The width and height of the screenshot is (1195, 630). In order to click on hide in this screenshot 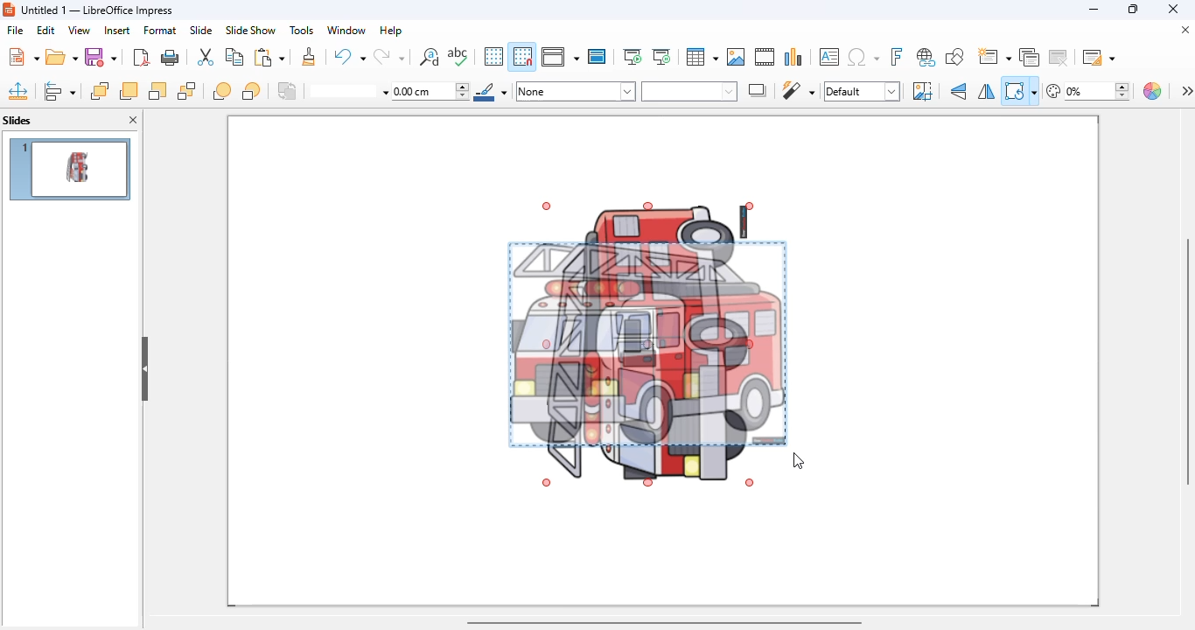, I will do `click(144, 369)`.